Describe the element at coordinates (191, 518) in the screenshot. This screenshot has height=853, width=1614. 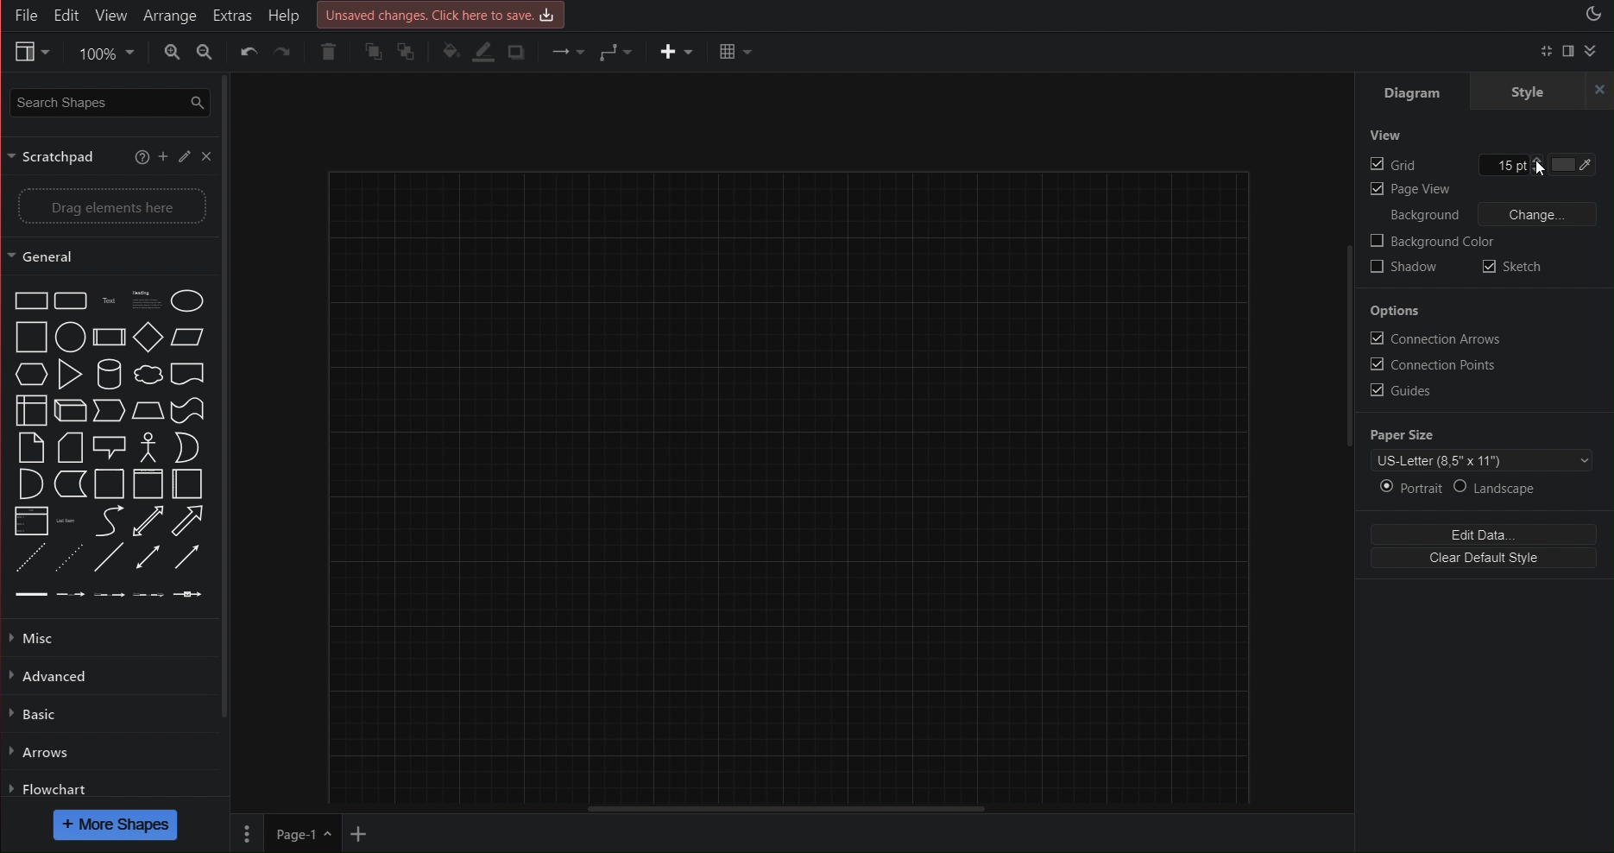
I see `single side arrow` at that location.